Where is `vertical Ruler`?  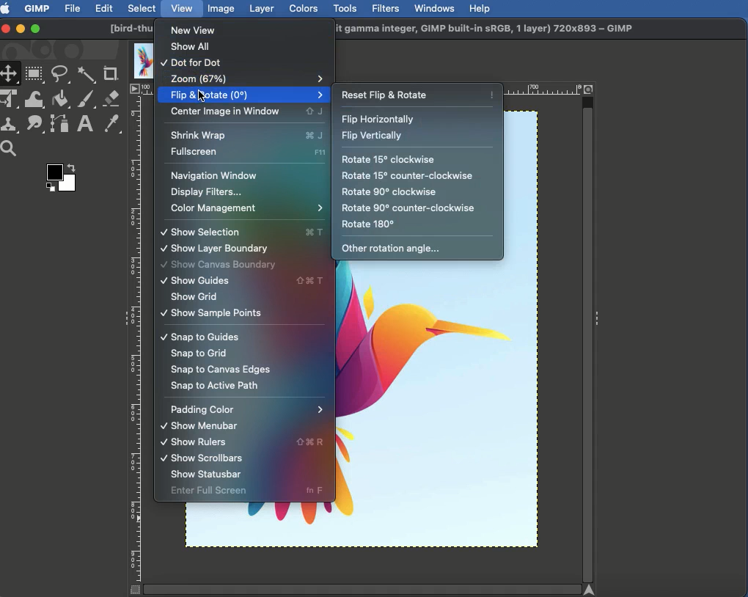
vertical Ruler is located at coordinates (136, 339).